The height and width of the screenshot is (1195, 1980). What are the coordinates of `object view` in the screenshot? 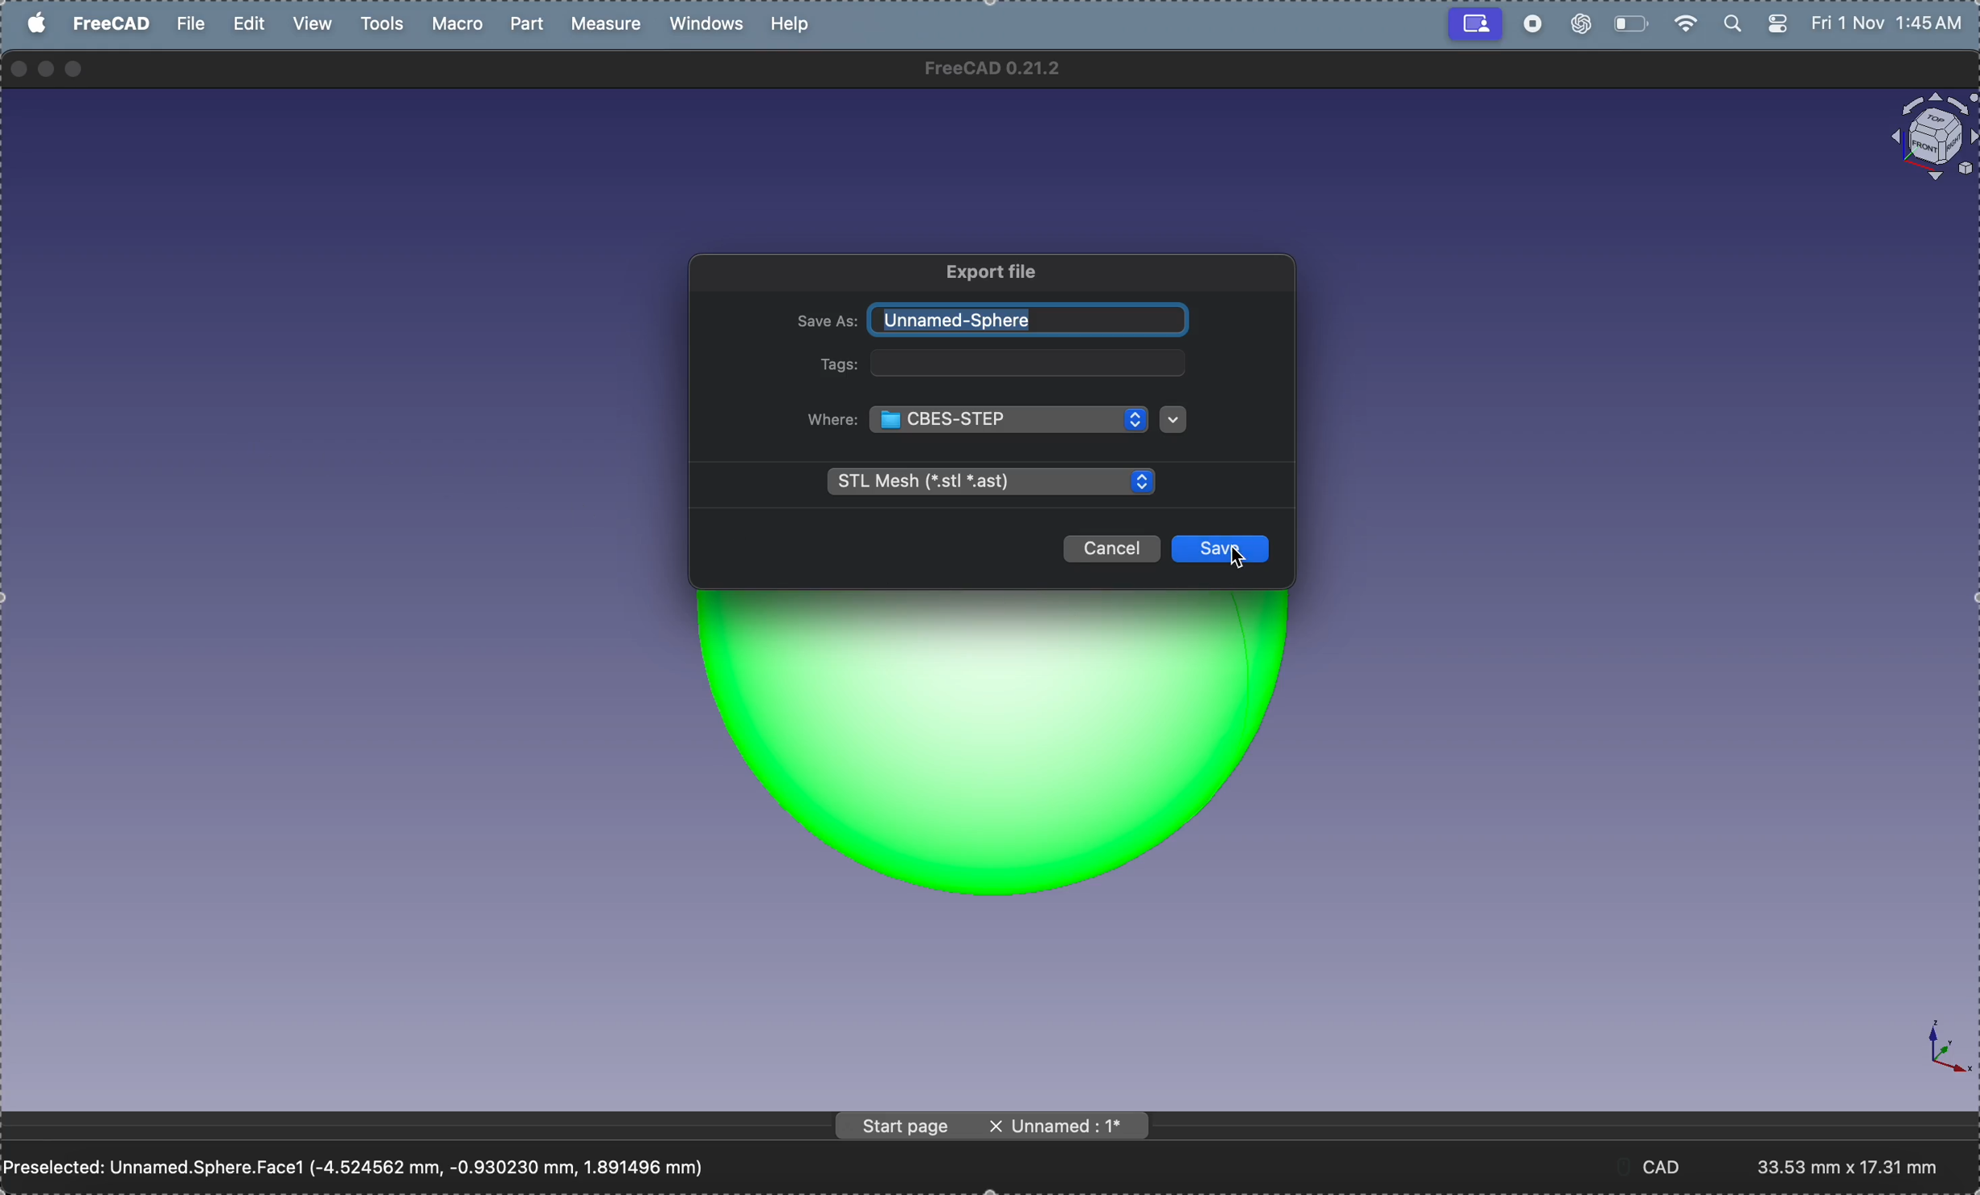 It's located at (1923, 137).